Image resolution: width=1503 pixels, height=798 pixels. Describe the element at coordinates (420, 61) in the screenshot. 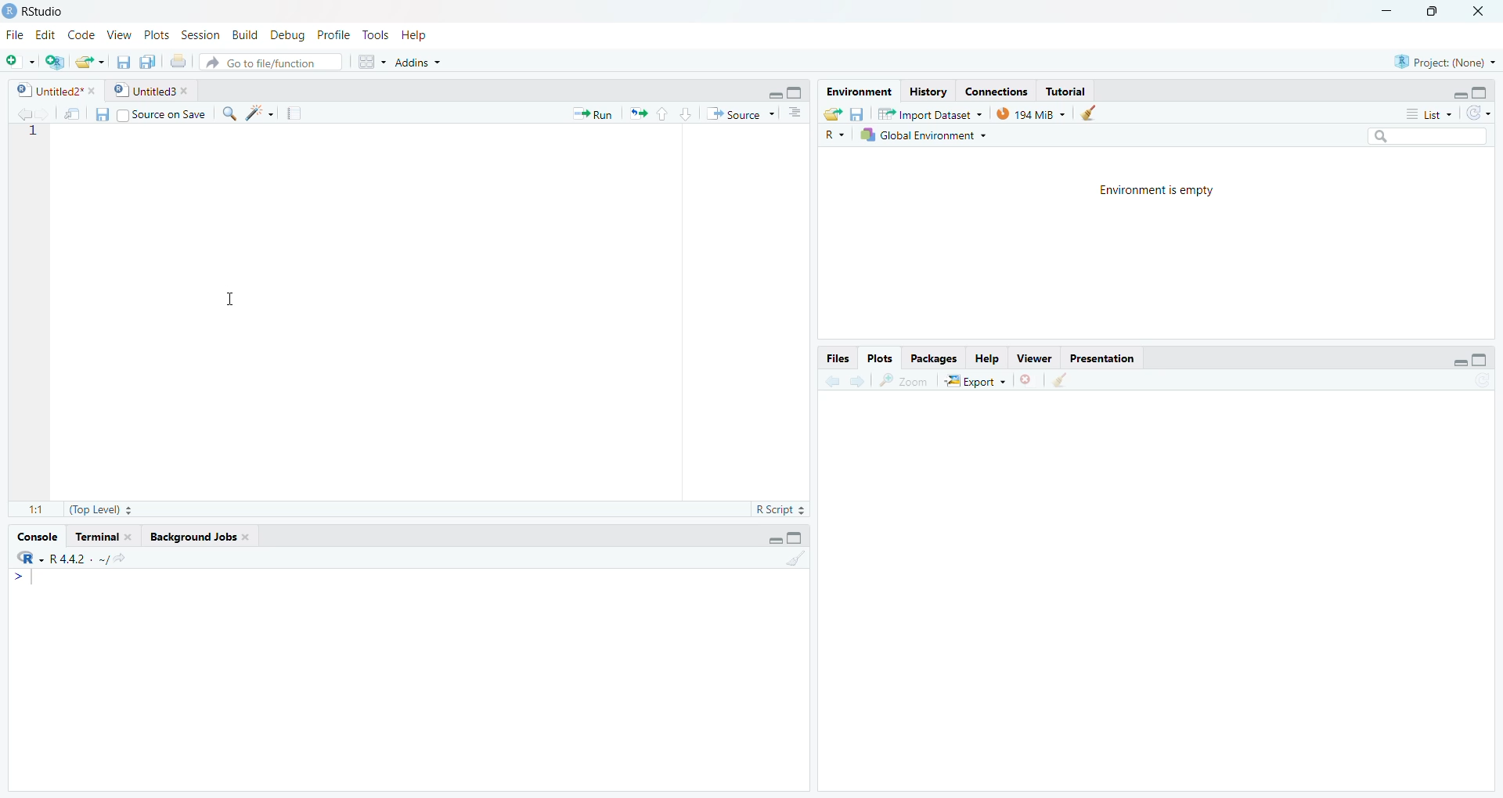

I see ` Addins ` at that location.